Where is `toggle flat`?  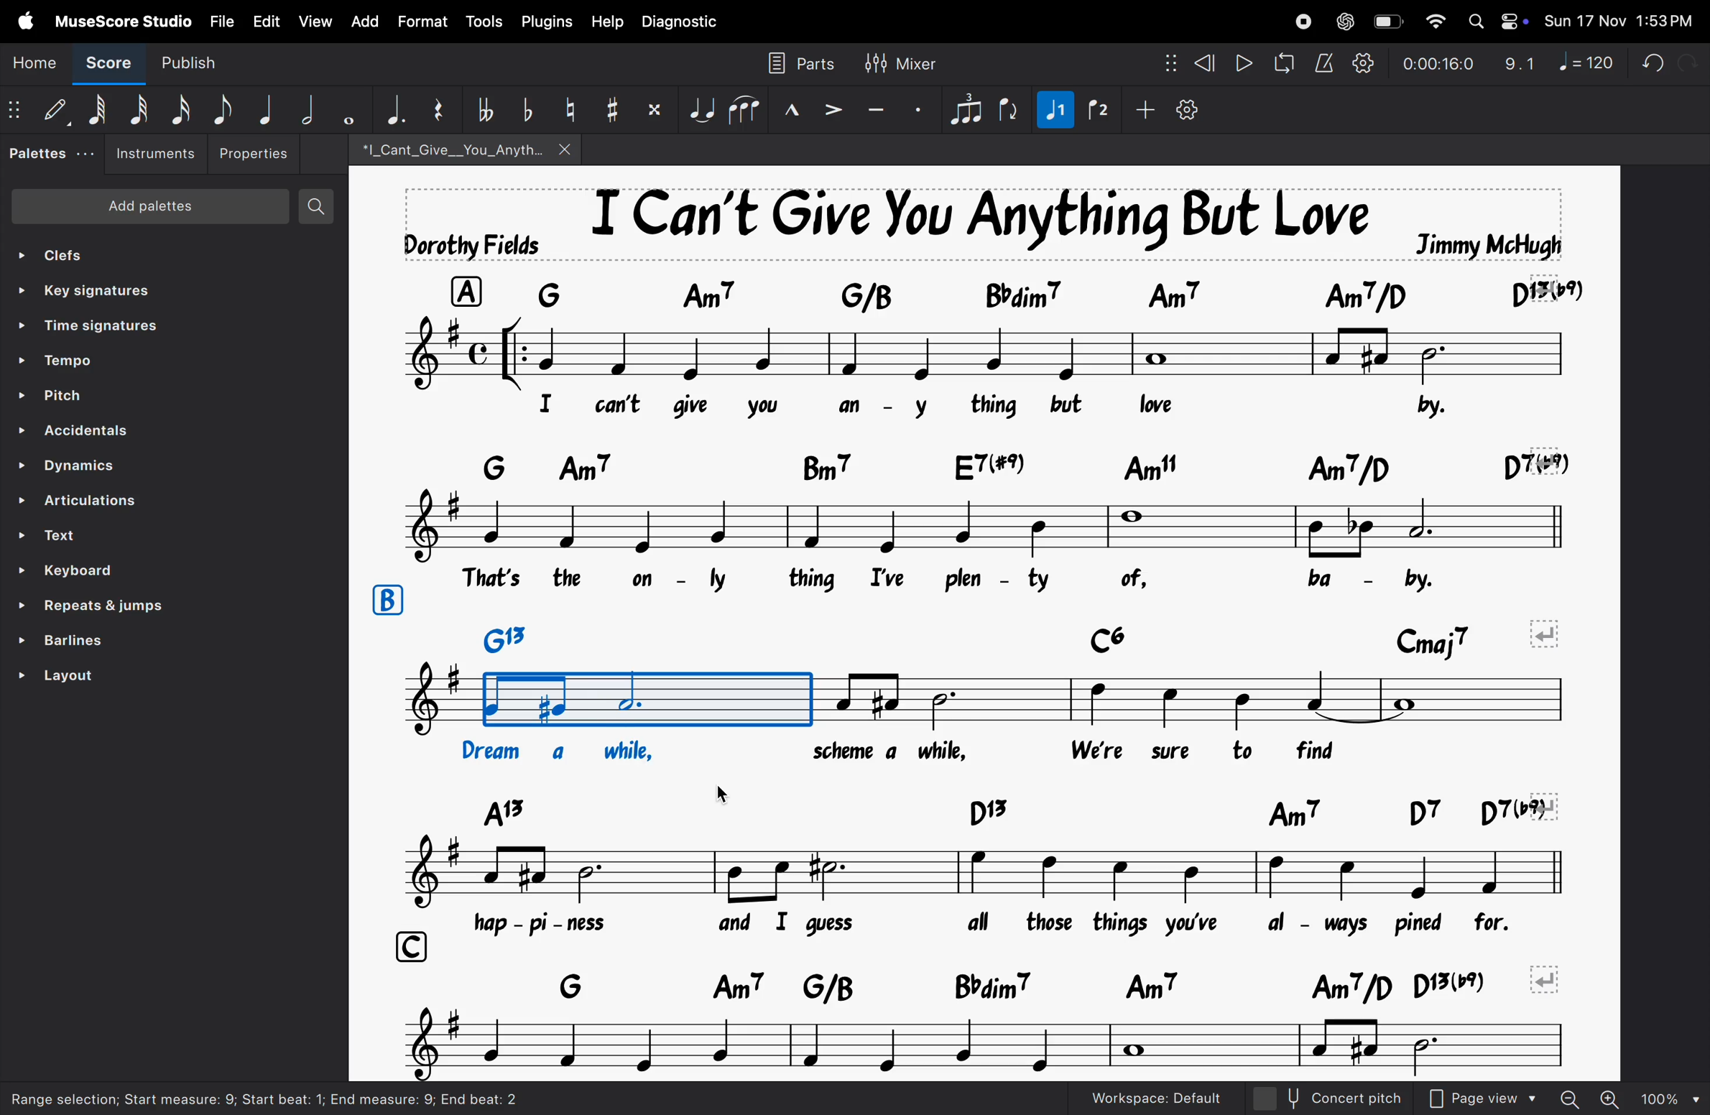
toggle flat is located at coordinates (523, 110).